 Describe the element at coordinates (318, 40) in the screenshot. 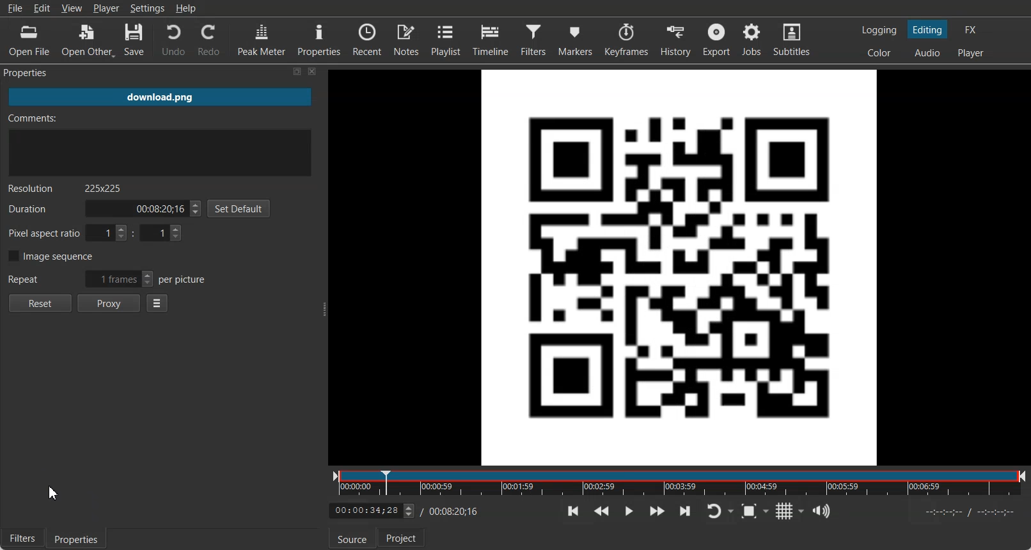

I see `Properties` at that location.